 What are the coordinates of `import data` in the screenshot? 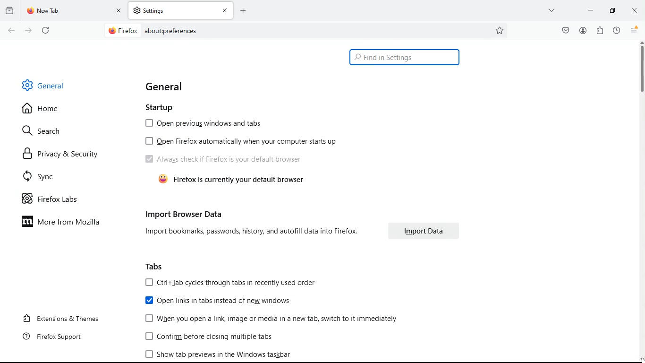 It's located at (424, 231).